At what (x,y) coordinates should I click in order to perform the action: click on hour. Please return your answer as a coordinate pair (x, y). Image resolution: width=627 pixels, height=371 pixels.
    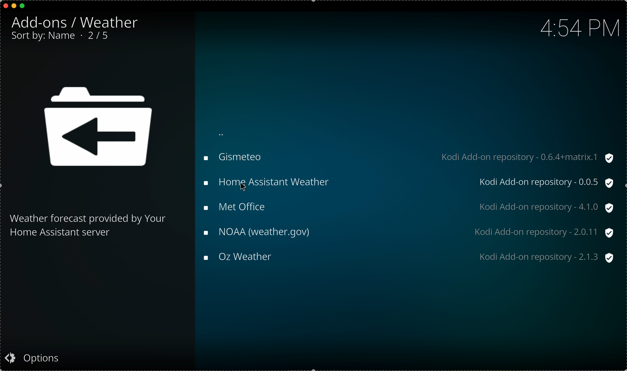
    Looking at the image, I should click on (579, 27).